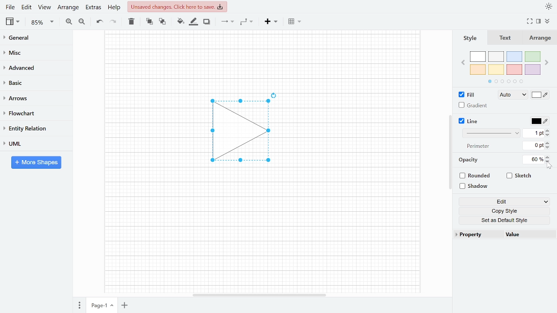 Image resolution: width=557 pixels, height=313 pixels. Describe the element at coordinates (463, 62) in the screenshot. I see `Previous` at that location.